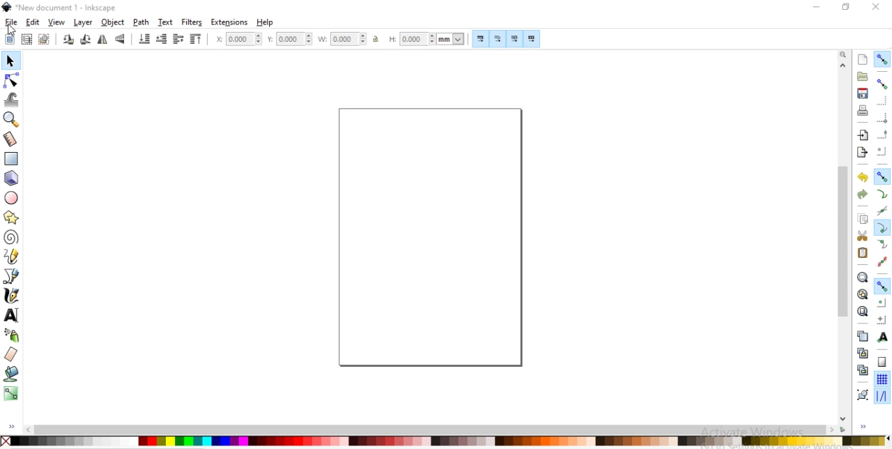 The height and width of the screenshot is (449, 892). What do you see at coordinates (24, 38) in the screenshot?
I see `select all objects in all visible and unlocked layer` at bounding box center [24, 38].